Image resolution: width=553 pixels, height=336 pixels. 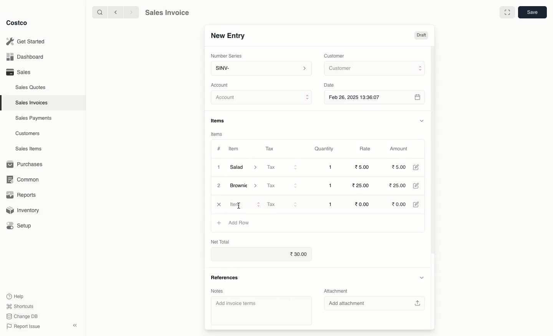 What do you see at coordinates (220, 120) in the screenshot?
I see `Items` at bounding box center [220, 120].